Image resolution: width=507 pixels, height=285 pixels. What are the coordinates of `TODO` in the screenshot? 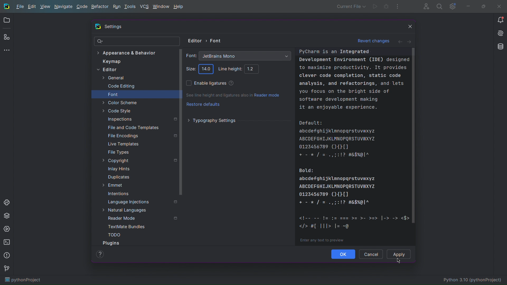 It's located at (114, 235).